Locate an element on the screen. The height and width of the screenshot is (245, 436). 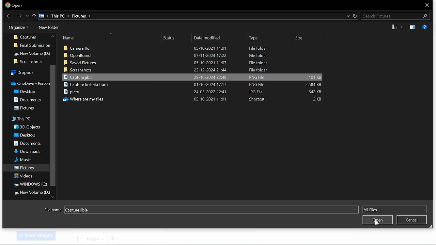
refresh is located at coordinates (355, 16).